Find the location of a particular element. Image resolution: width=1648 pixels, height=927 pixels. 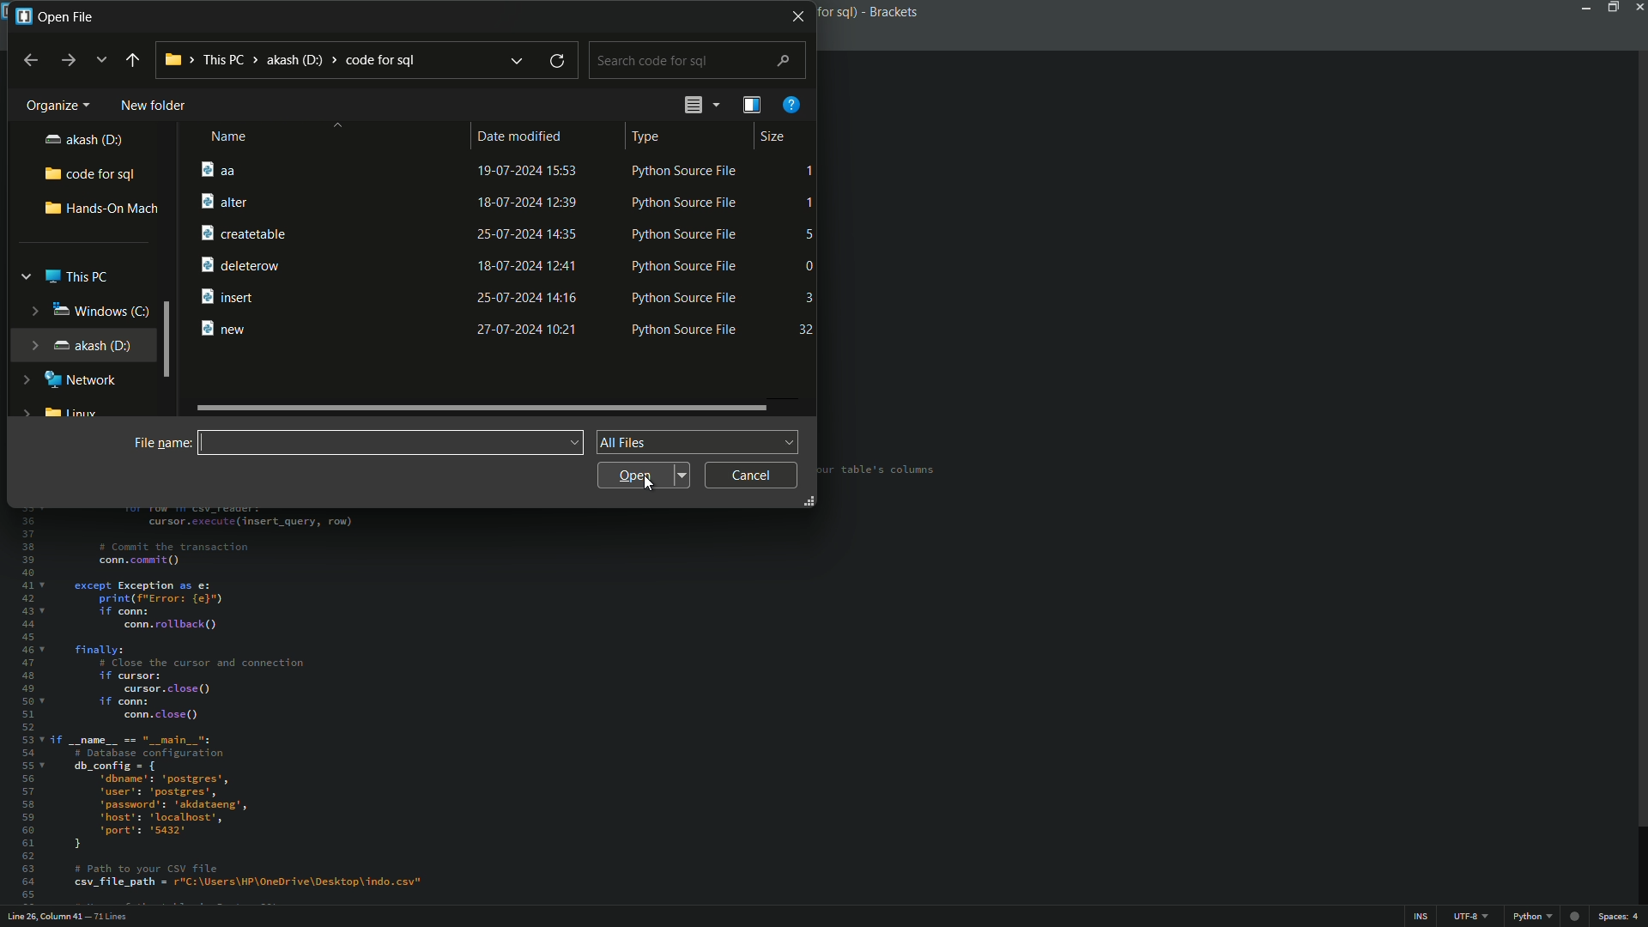

Python Source File is located at coordinates (682, 265).